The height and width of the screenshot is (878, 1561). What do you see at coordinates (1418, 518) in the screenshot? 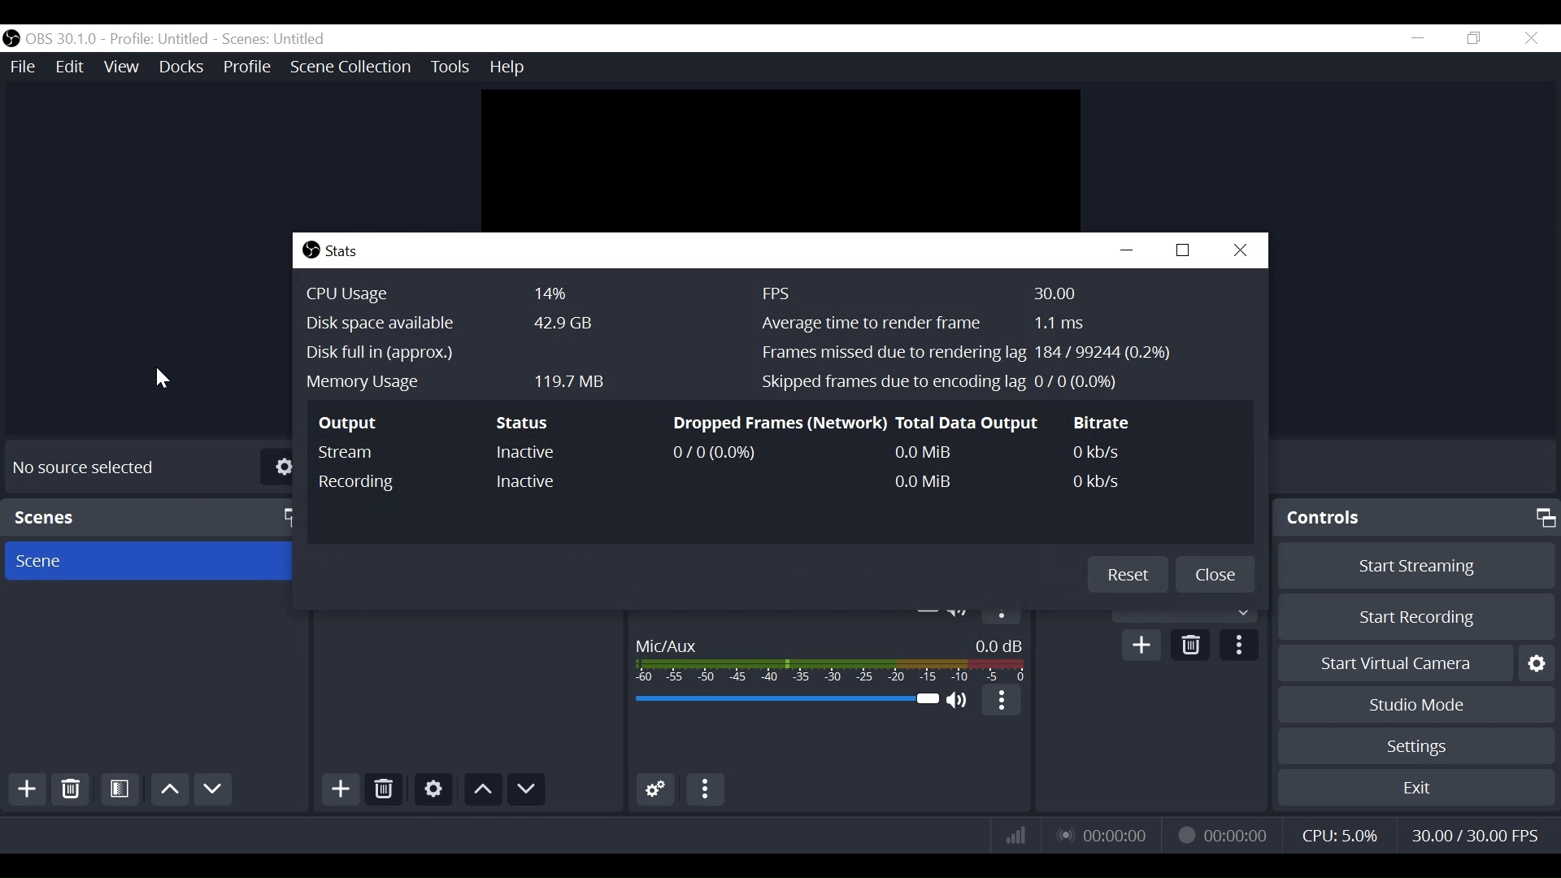
I see `Controls` at bounding box center [1418, 518].